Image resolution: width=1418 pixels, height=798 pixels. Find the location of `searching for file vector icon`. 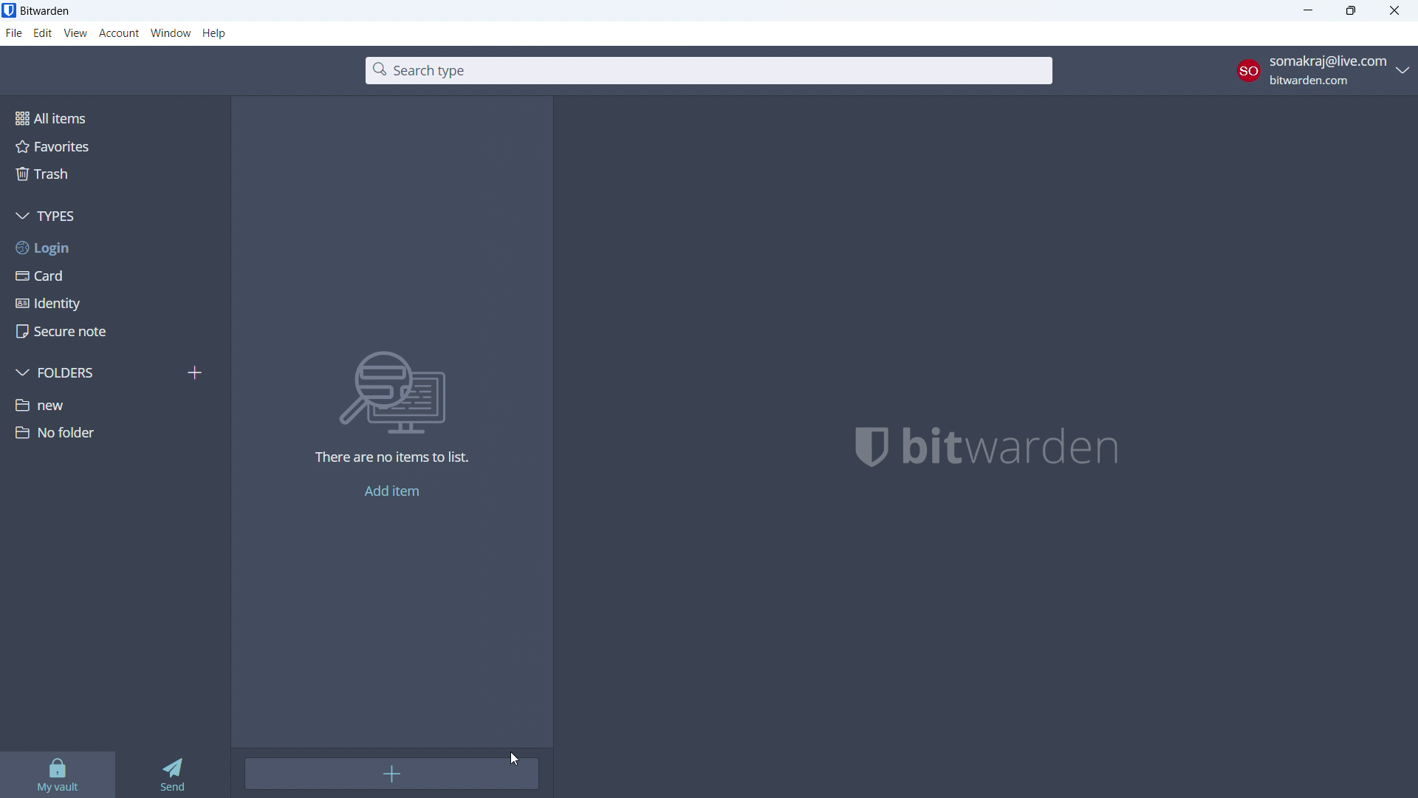

searching for file vector icon is located at coordinates (408, 392).